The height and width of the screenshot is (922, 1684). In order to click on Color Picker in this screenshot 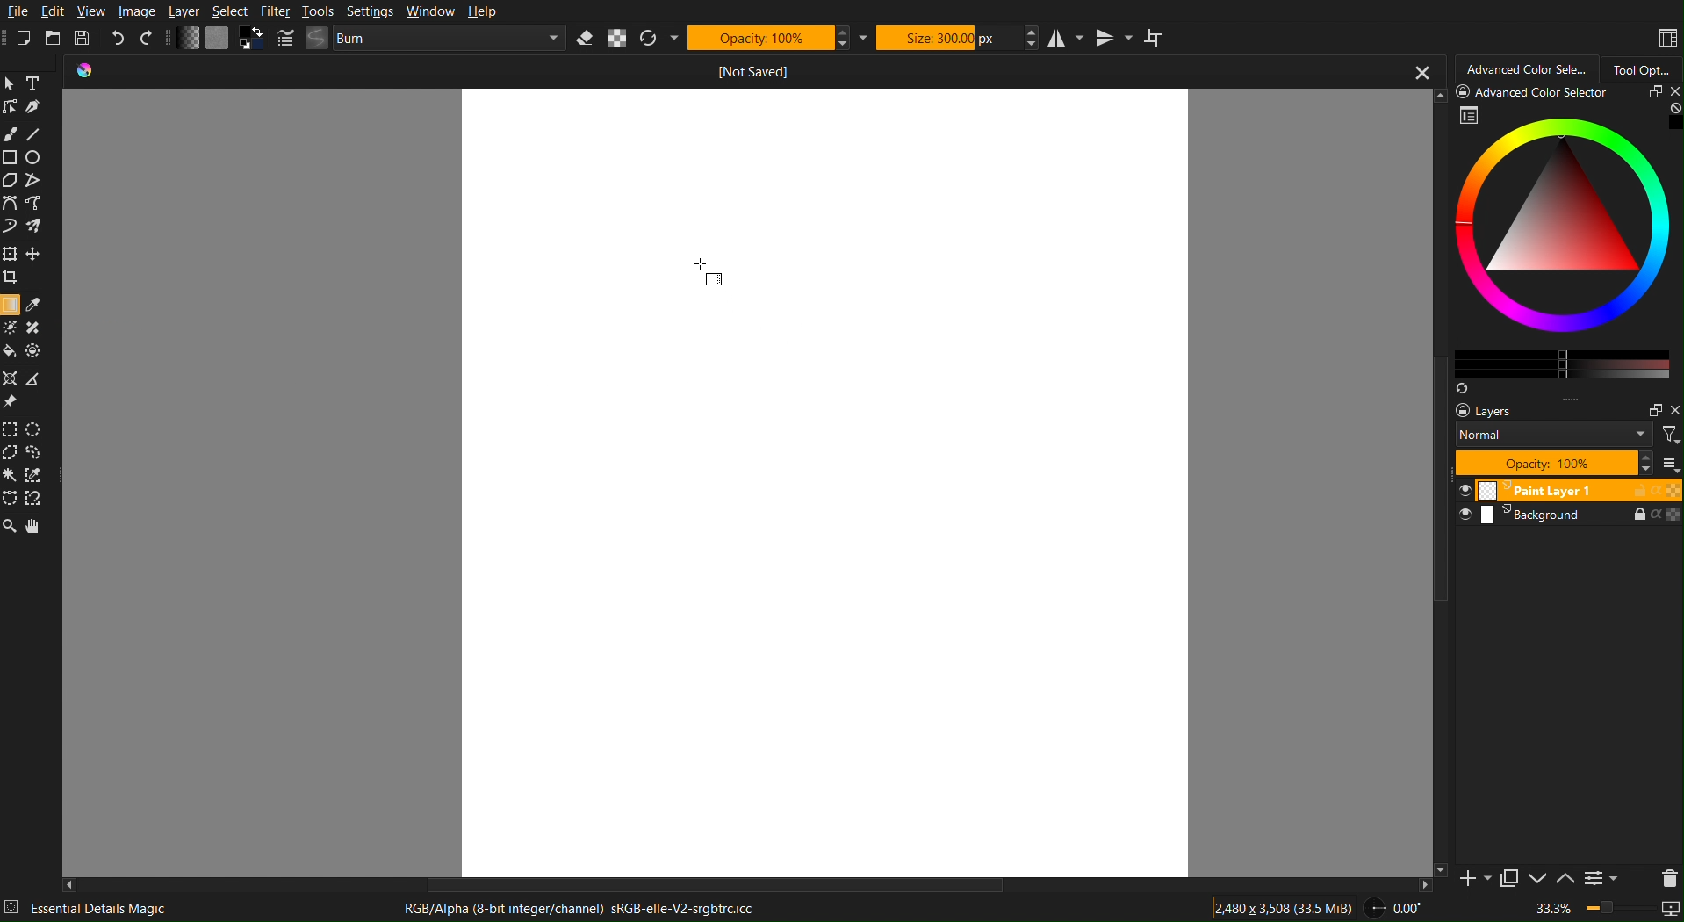, I will do `click(36, 305)`.